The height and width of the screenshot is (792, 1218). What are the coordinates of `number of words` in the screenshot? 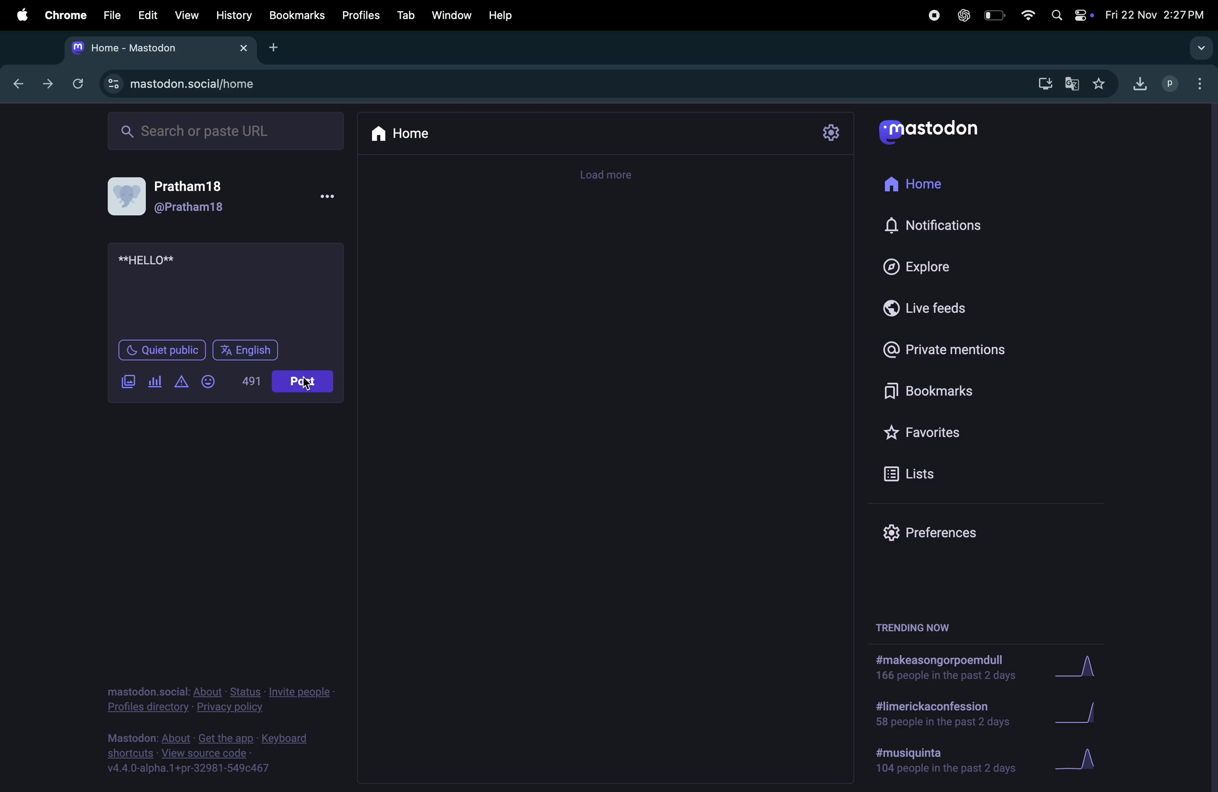 It's located at (247, 382).